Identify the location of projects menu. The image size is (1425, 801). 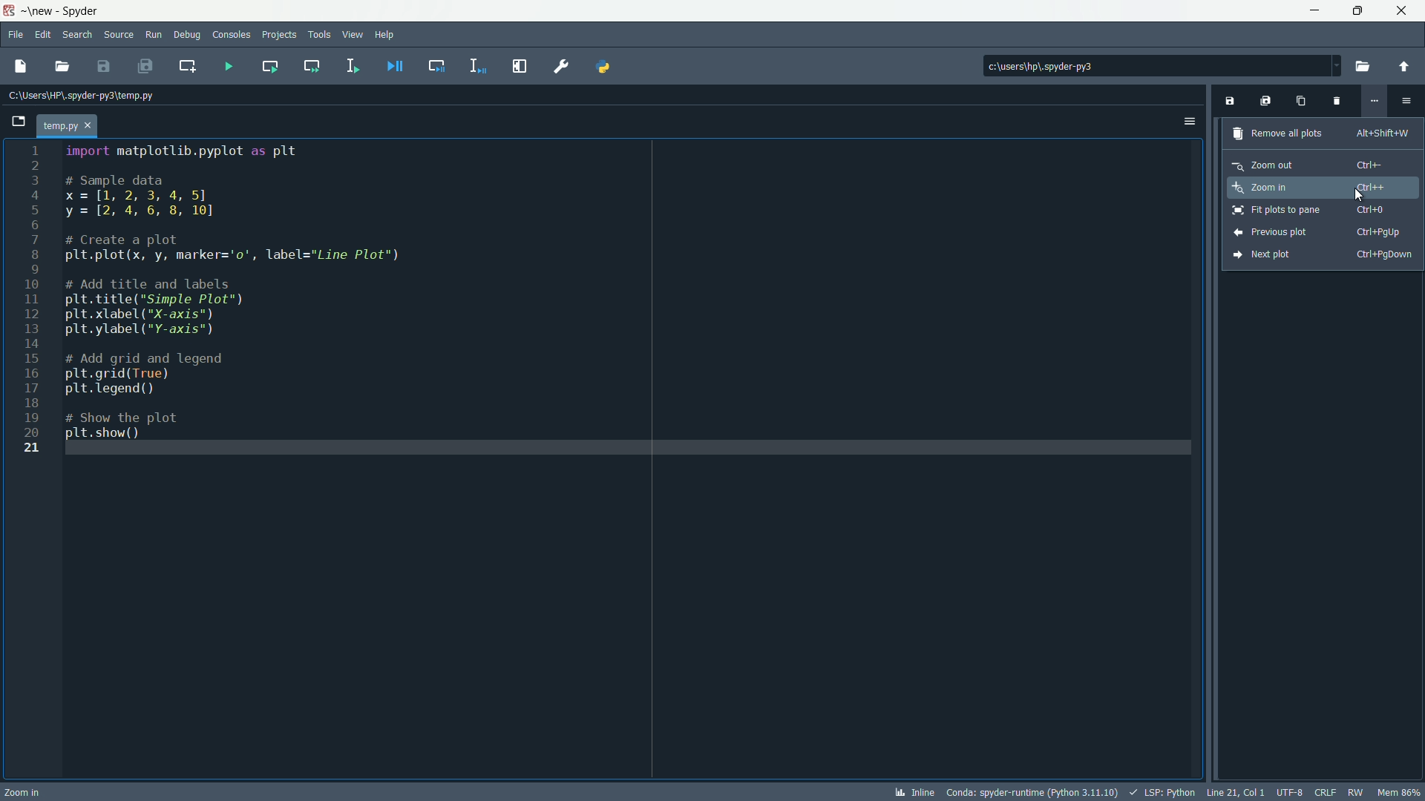
(279, 35).